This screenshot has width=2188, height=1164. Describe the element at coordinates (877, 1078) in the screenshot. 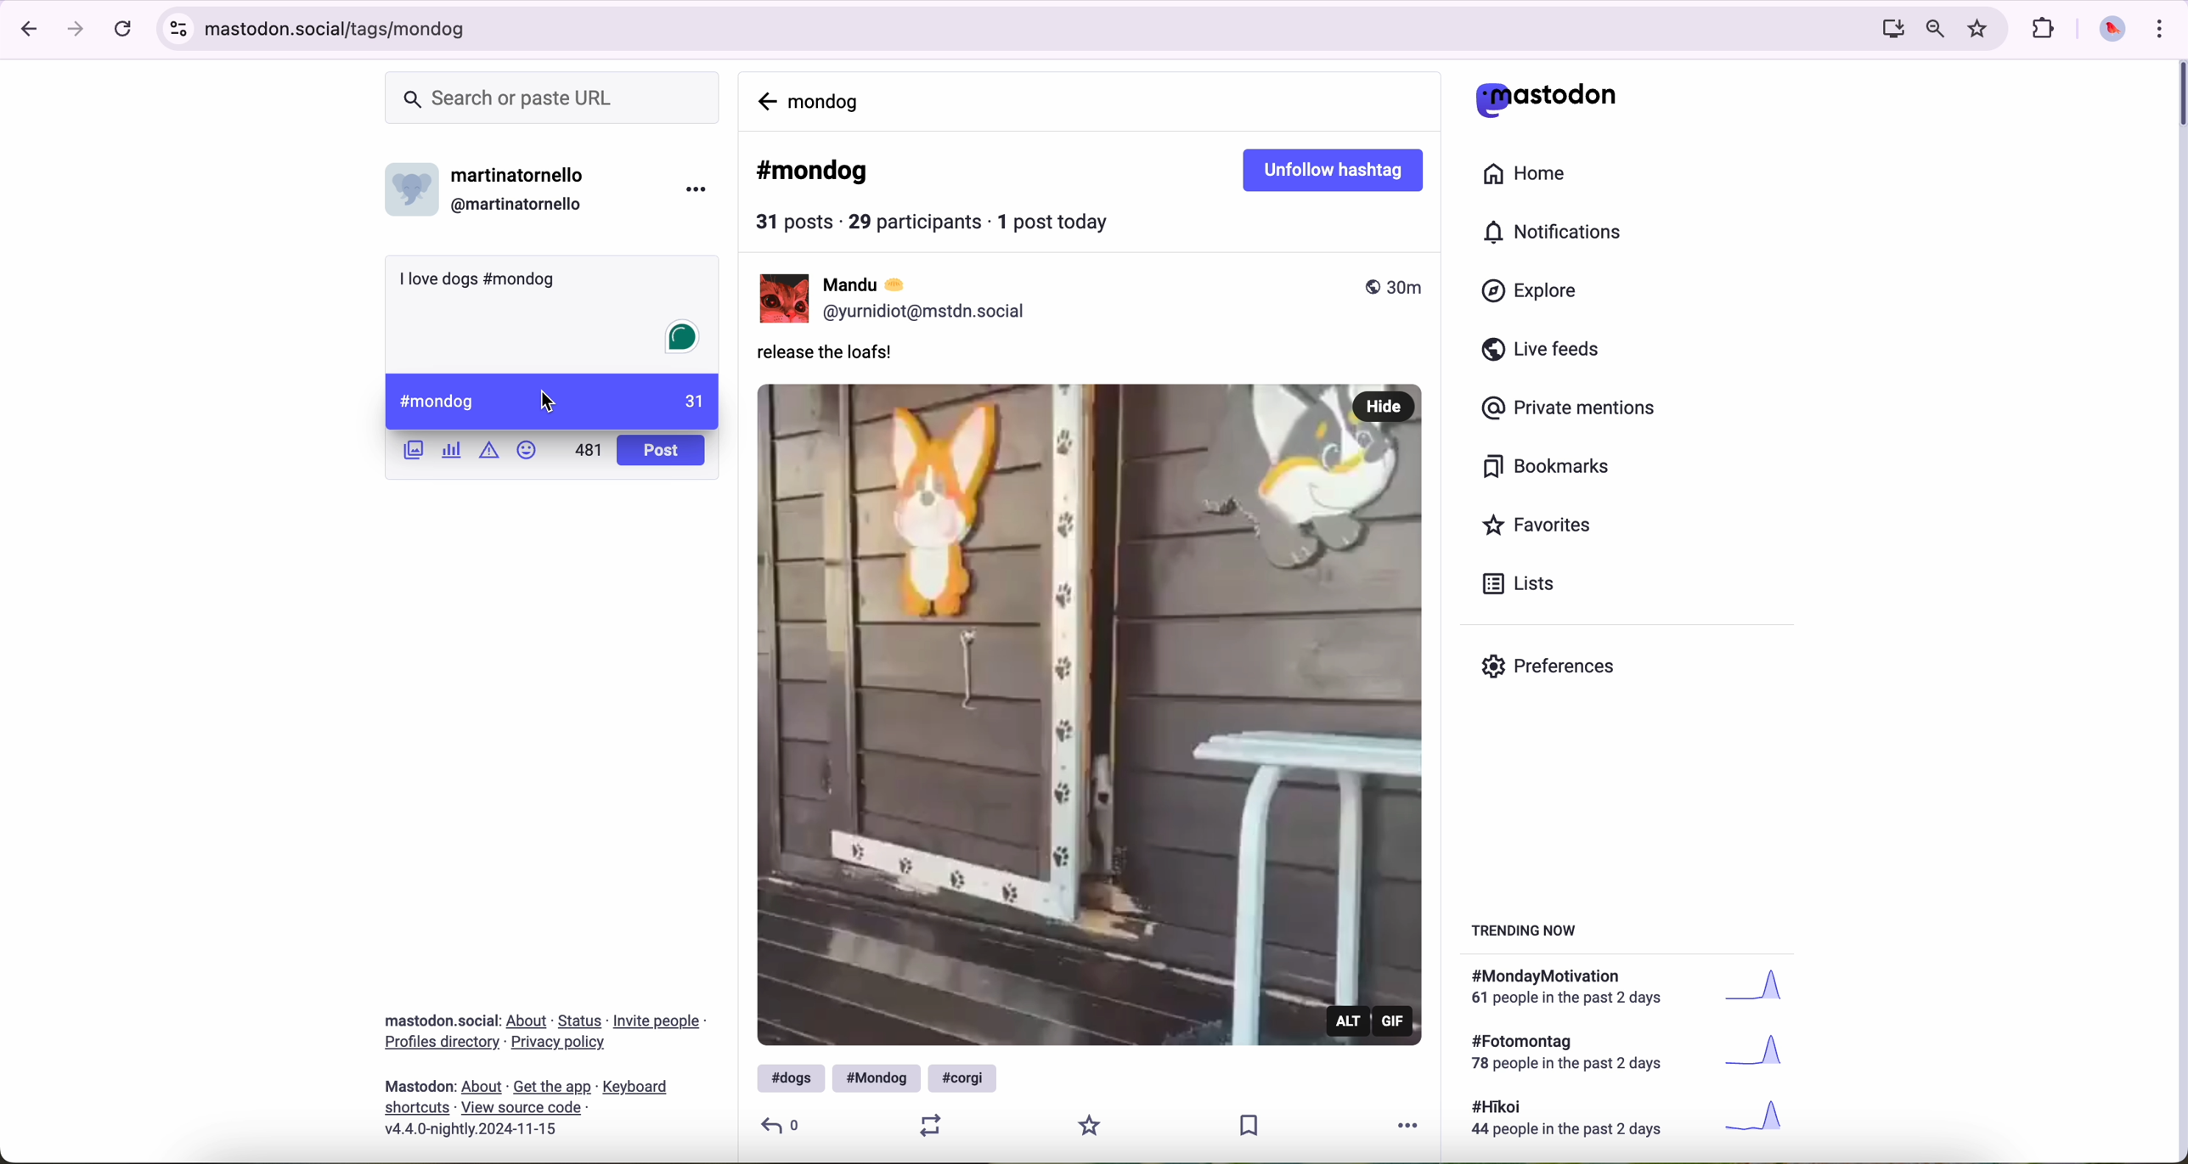

I see `#mondog` at that location.